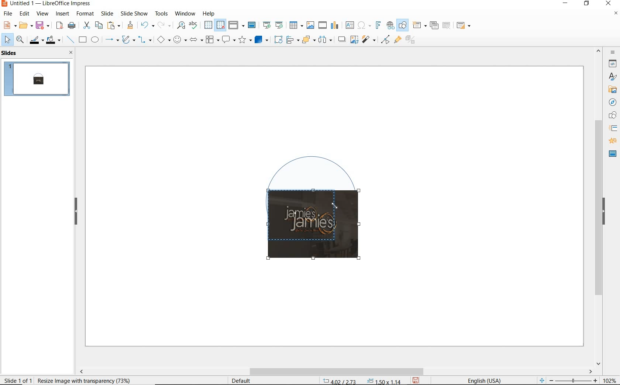 The width and height of the screenshot is (620, 385). Describe the element at coordinates (111, 41) in the screenshot. I see `lines & arrows` at that location.